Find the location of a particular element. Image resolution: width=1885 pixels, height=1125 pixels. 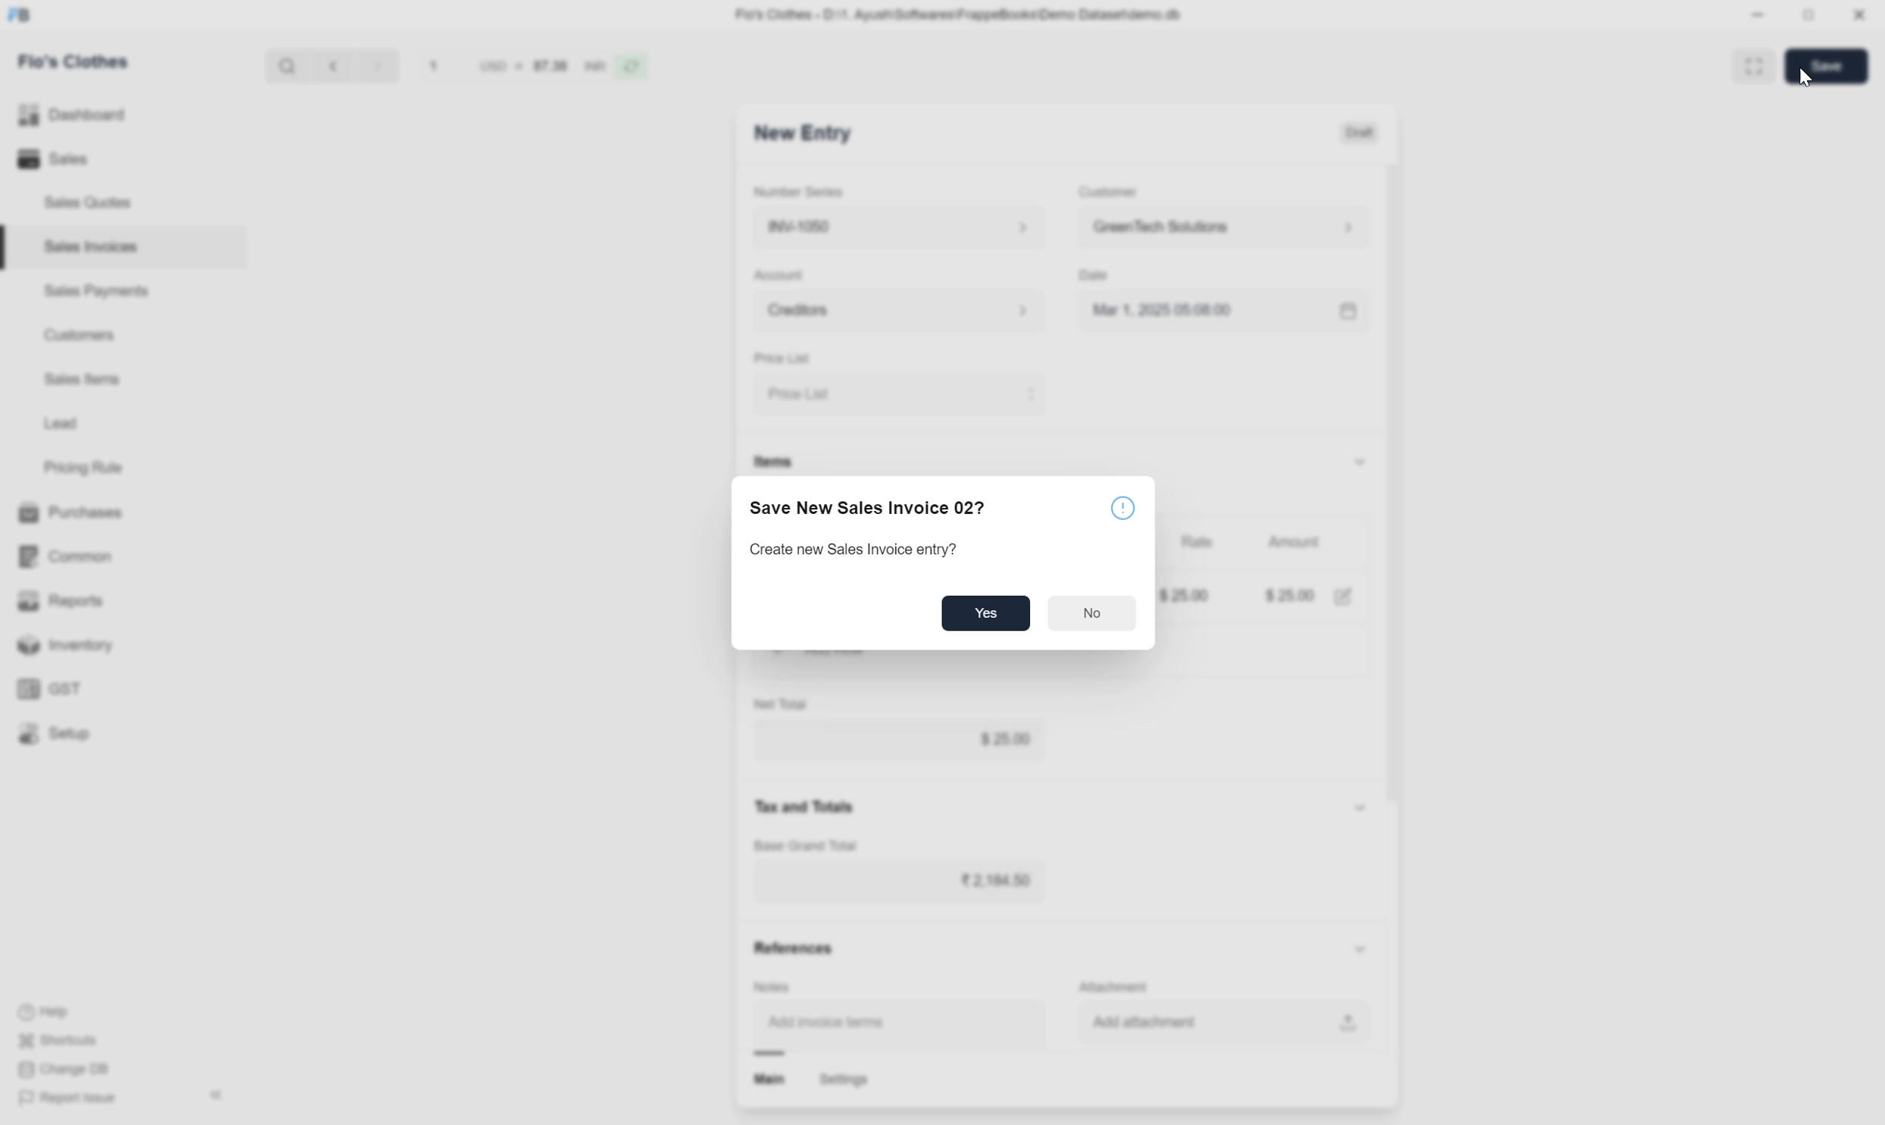

Attachment is located at coordinates (1119, 984).